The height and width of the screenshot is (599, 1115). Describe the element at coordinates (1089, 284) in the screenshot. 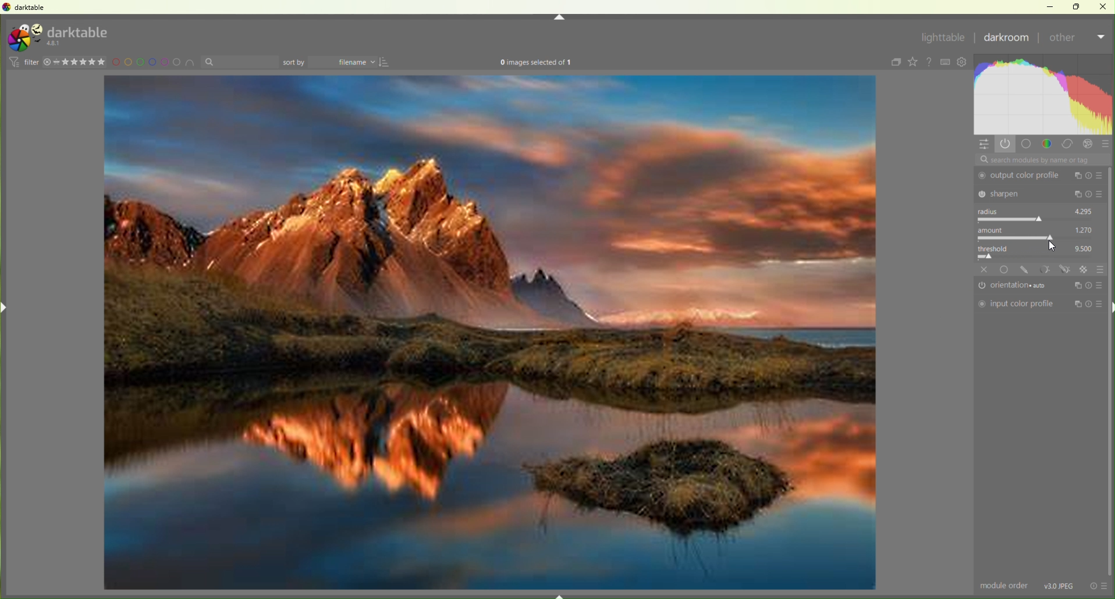

I see `copy, reset and presets` at that location.